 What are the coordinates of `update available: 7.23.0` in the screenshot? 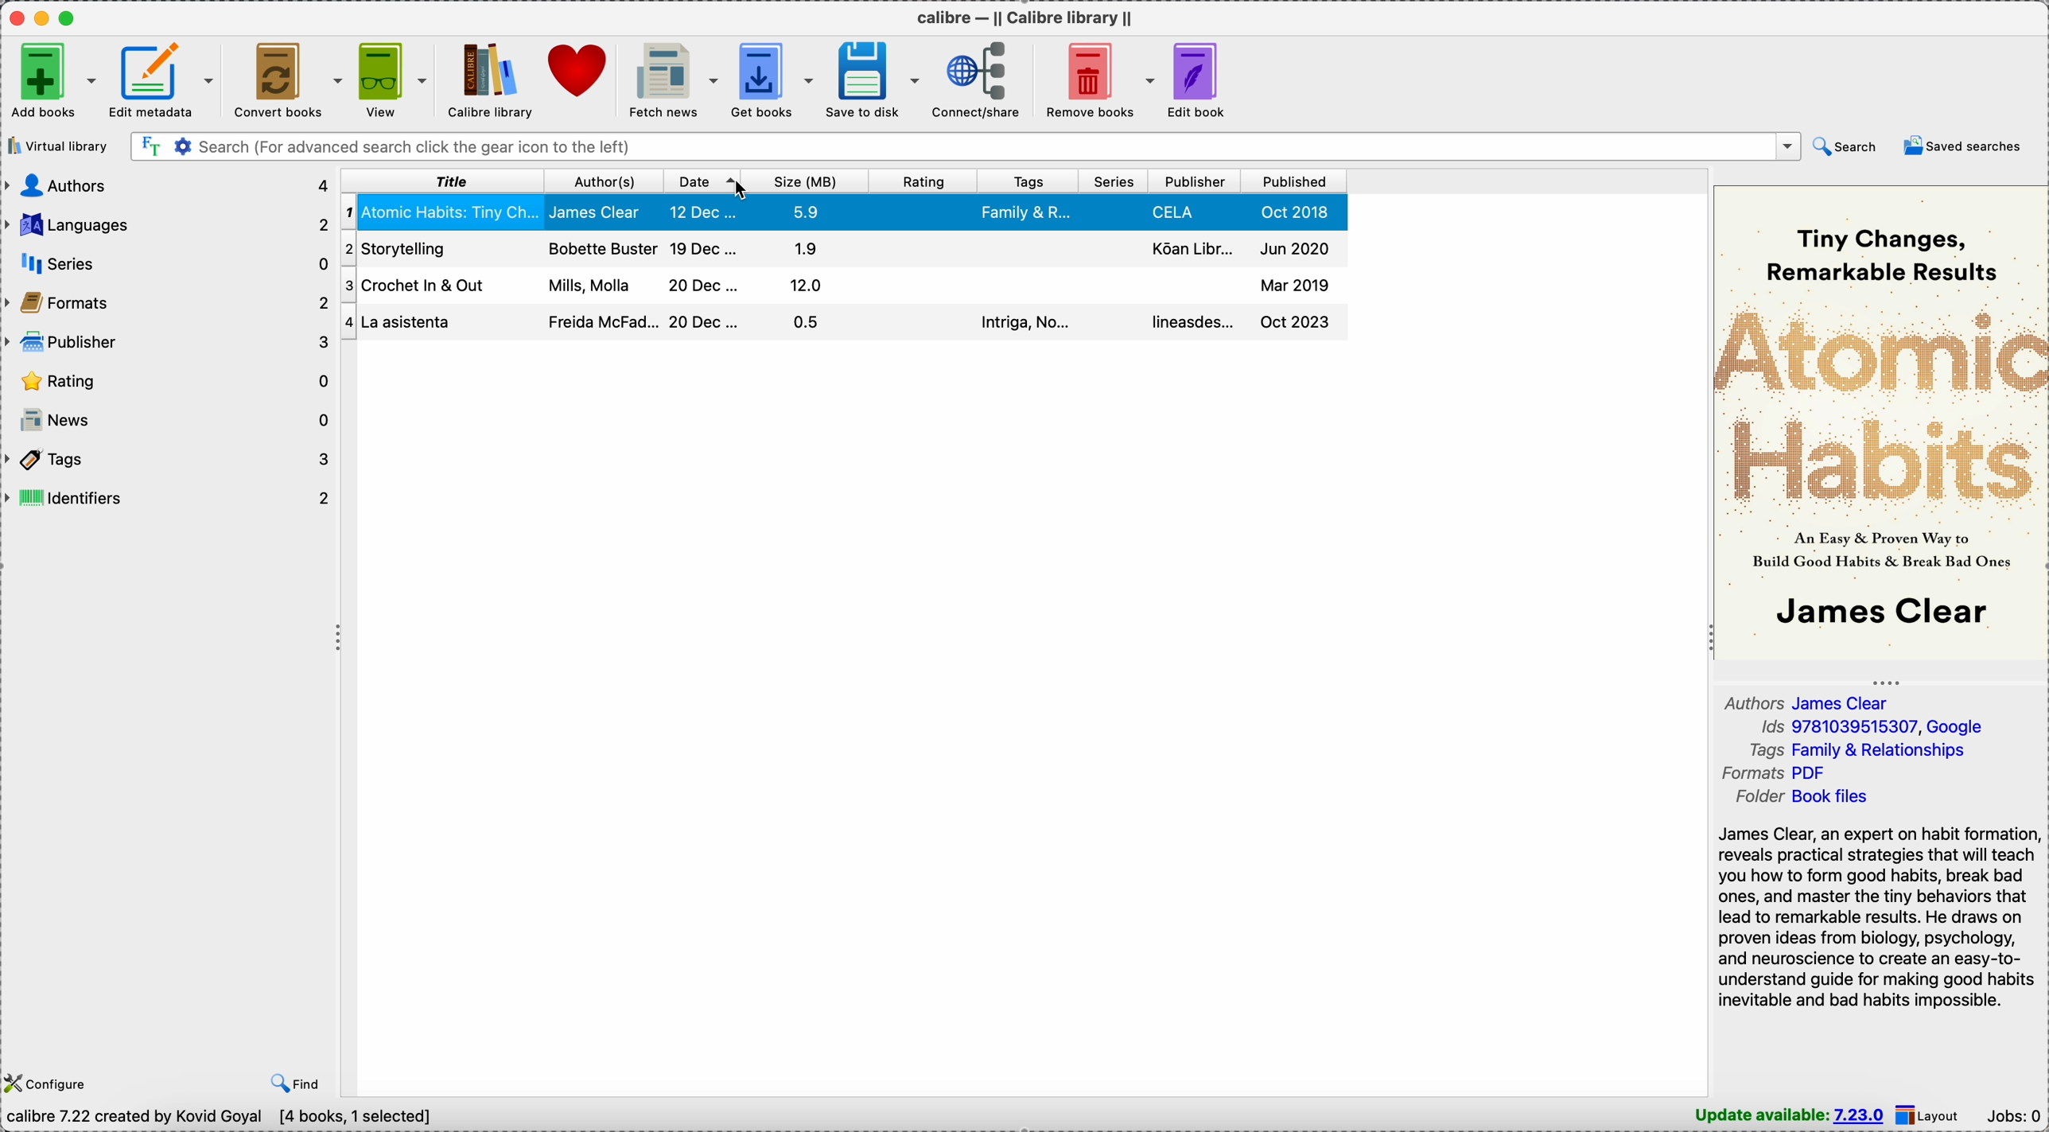 It's located at (1789, 1115).